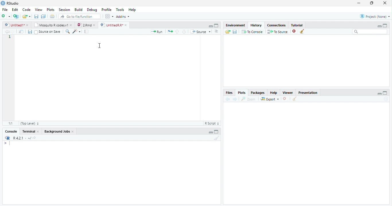 The width and height of the screenshot is (392, 206). What do you see at coordinates (27, 9) in the screenshot?
I see `Code` at bounding box center [27, 9].